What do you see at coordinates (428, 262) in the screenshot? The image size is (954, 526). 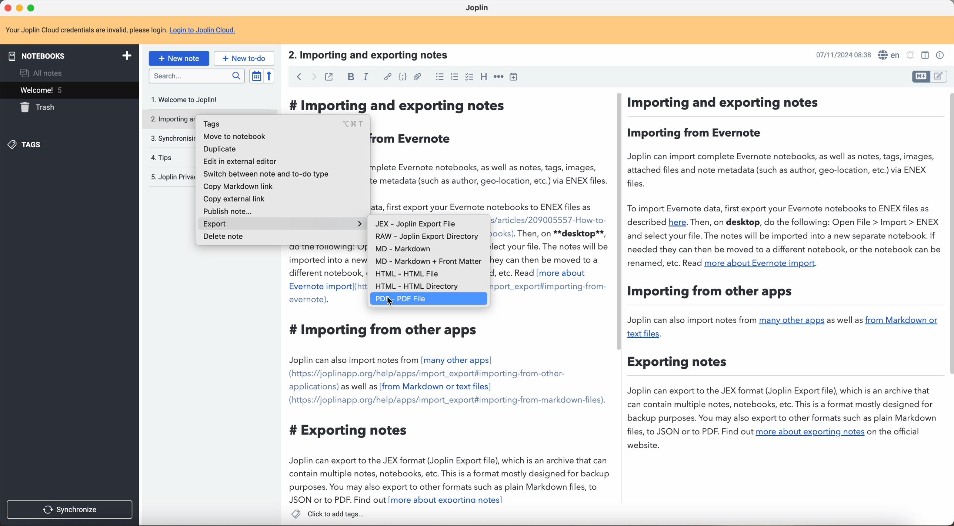 I see `MD - Markdown + front matter` at bounding box center [428, 262].